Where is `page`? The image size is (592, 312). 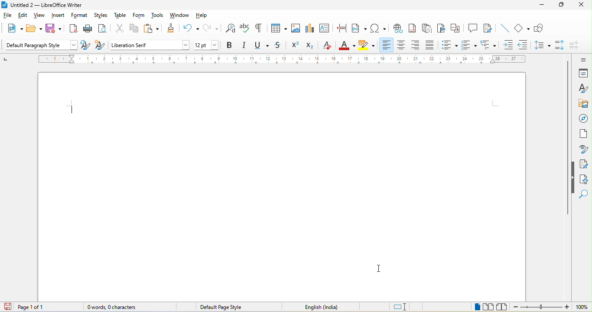 page is located at coordinates (584, 137).